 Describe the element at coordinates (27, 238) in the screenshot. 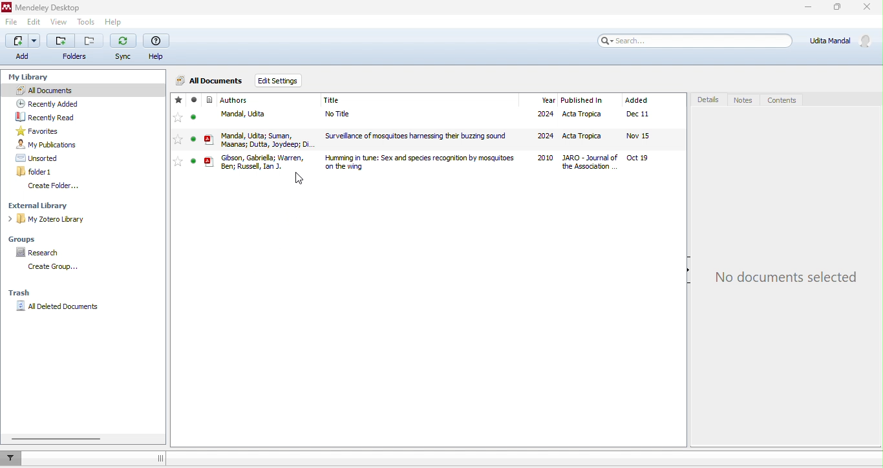

I see `groups` at that location.